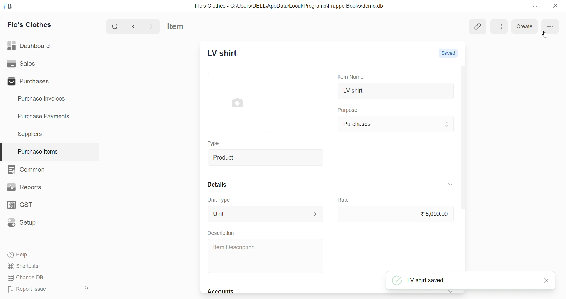 The image size is (566, 299). I want to click on logo, so click(8, 6).